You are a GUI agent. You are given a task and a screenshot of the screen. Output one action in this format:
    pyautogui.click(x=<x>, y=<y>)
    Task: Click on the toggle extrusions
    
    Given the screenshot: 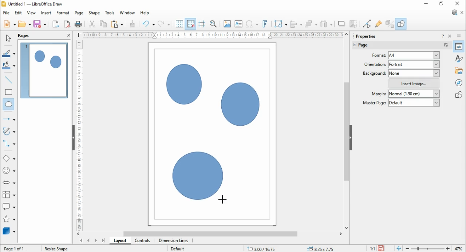 What is the action you would take?
    pyautogui.click(x=390, y=24)
    